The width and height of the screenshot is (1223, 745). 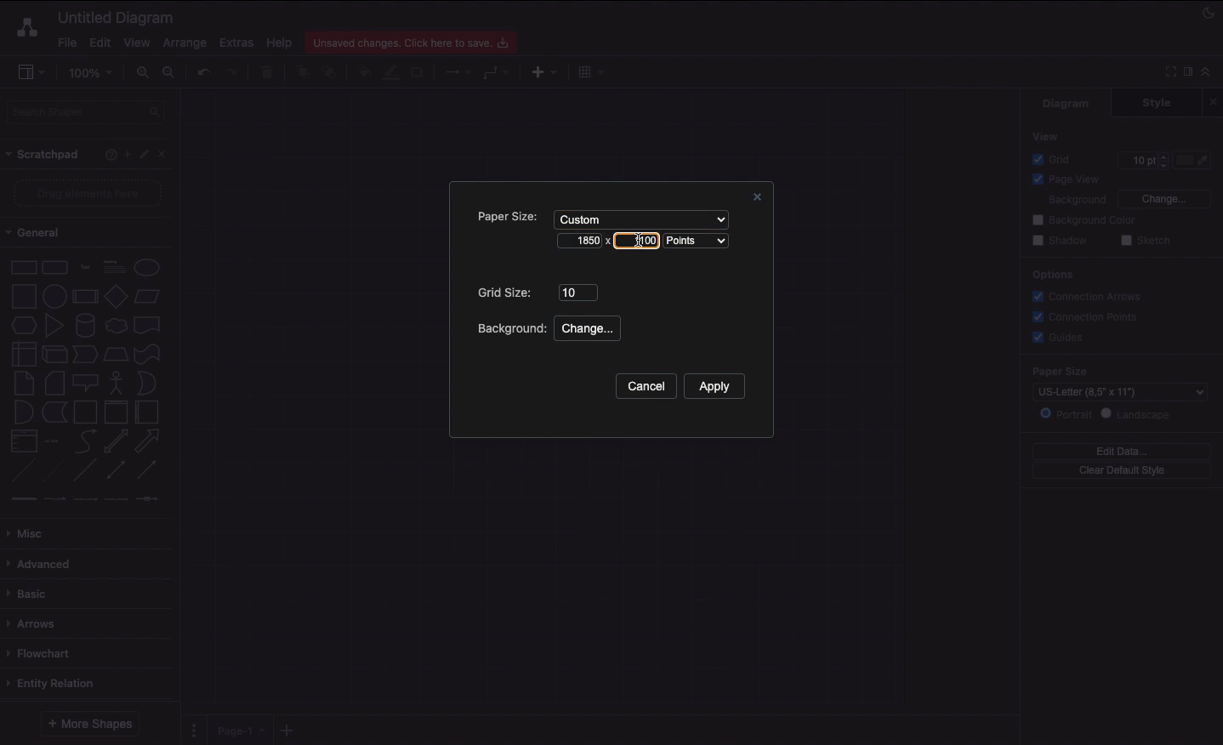 What do you see at coordinates (150, 470) in the screenshot?
I see `Directional connector` at bounding box center [150, 470].